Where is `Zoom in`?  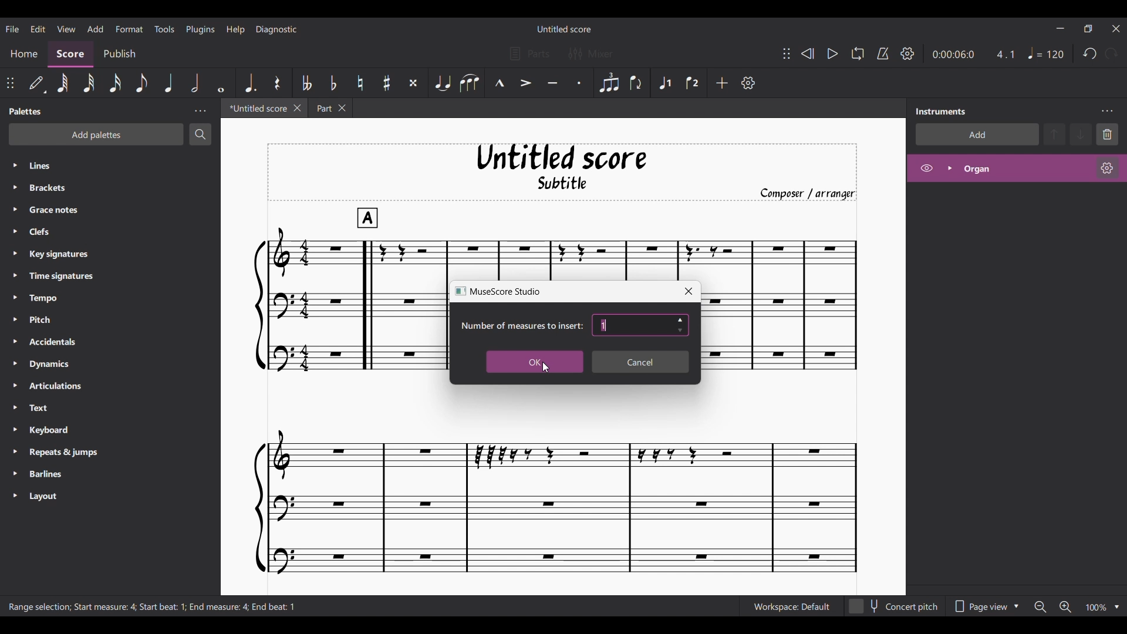 Zoom in is located at coordinates (1065, 607).